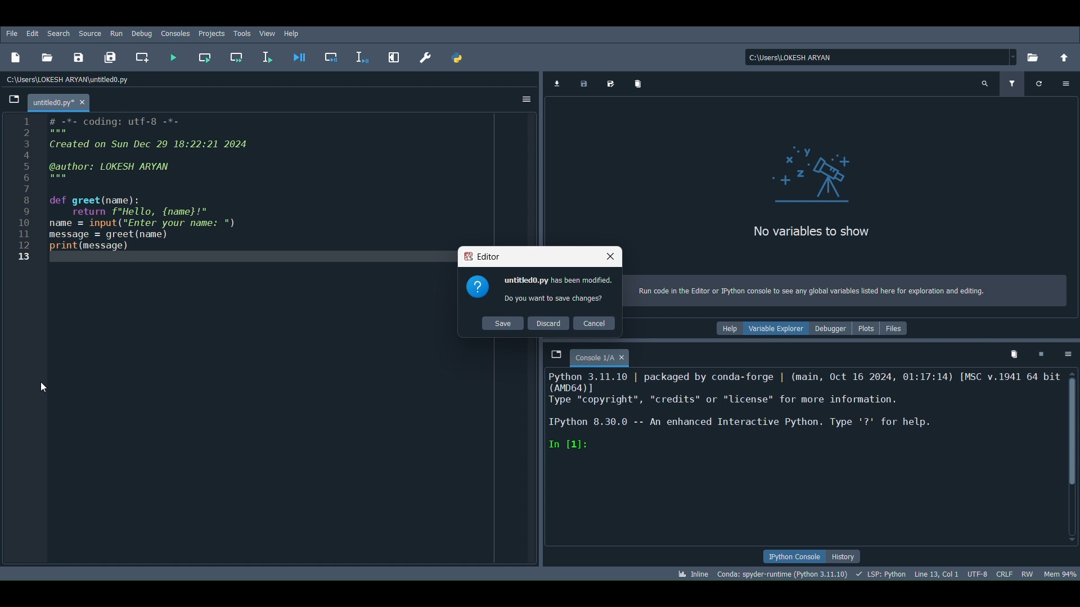  What do you see at coordinates (71, 78) in the screenshot?
I see `File path` at bounding box center [71, 78].